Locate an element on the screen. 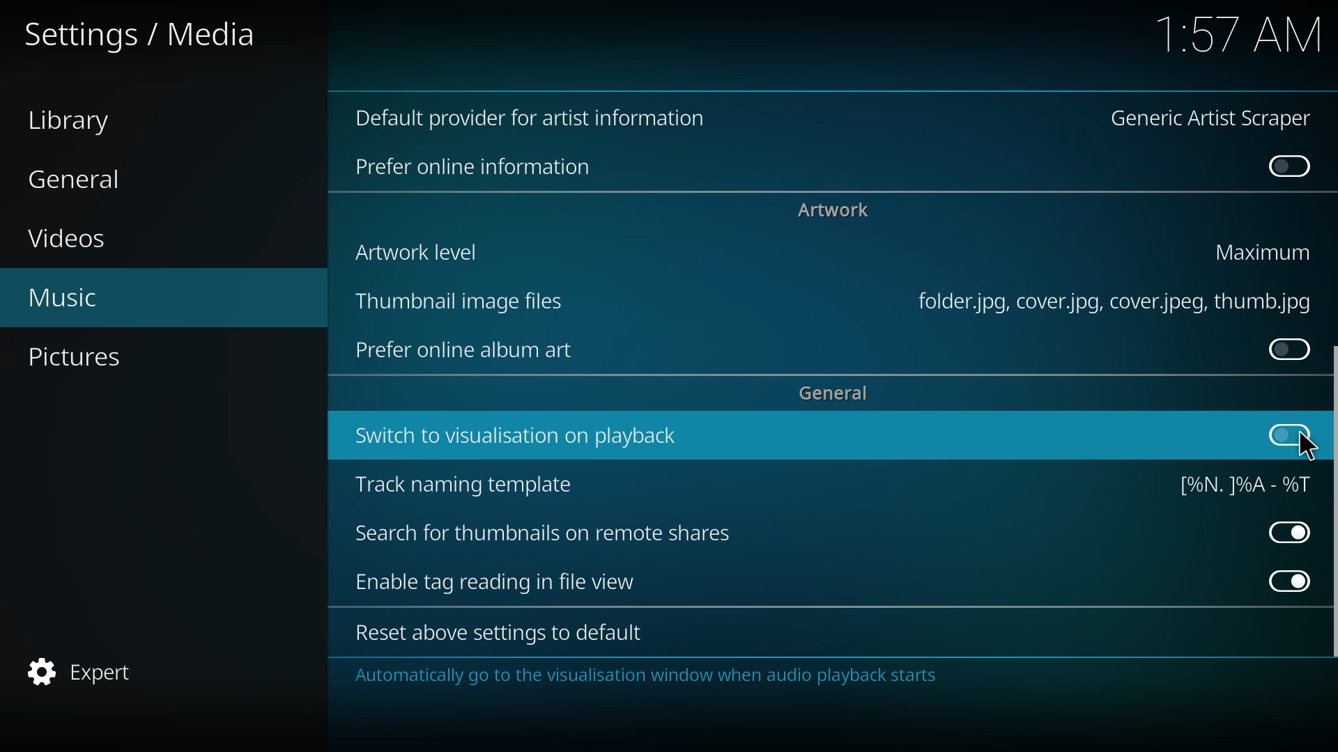 The image size is (1338, 752). cursor is located at coordinates (1307, 445).